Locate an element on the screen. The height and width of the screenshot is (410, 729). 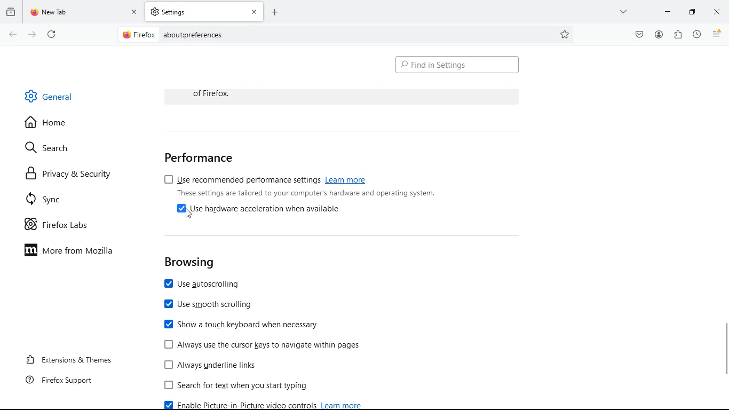
Vertical scroll bar is located at coordinates (724, 351).